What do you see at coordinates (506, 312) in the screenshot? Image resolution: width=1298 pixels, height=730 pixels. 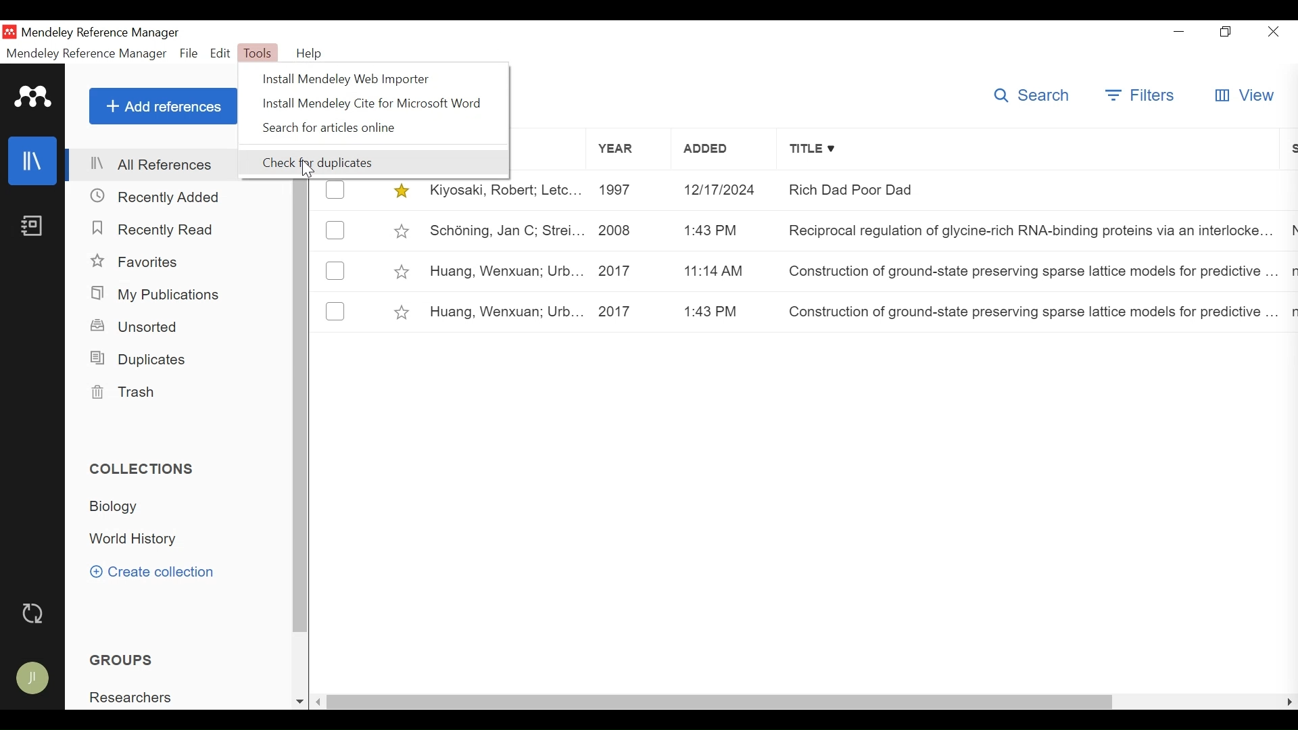 I see `Huang,  Wenxuan` at bounding box center [506, 312].